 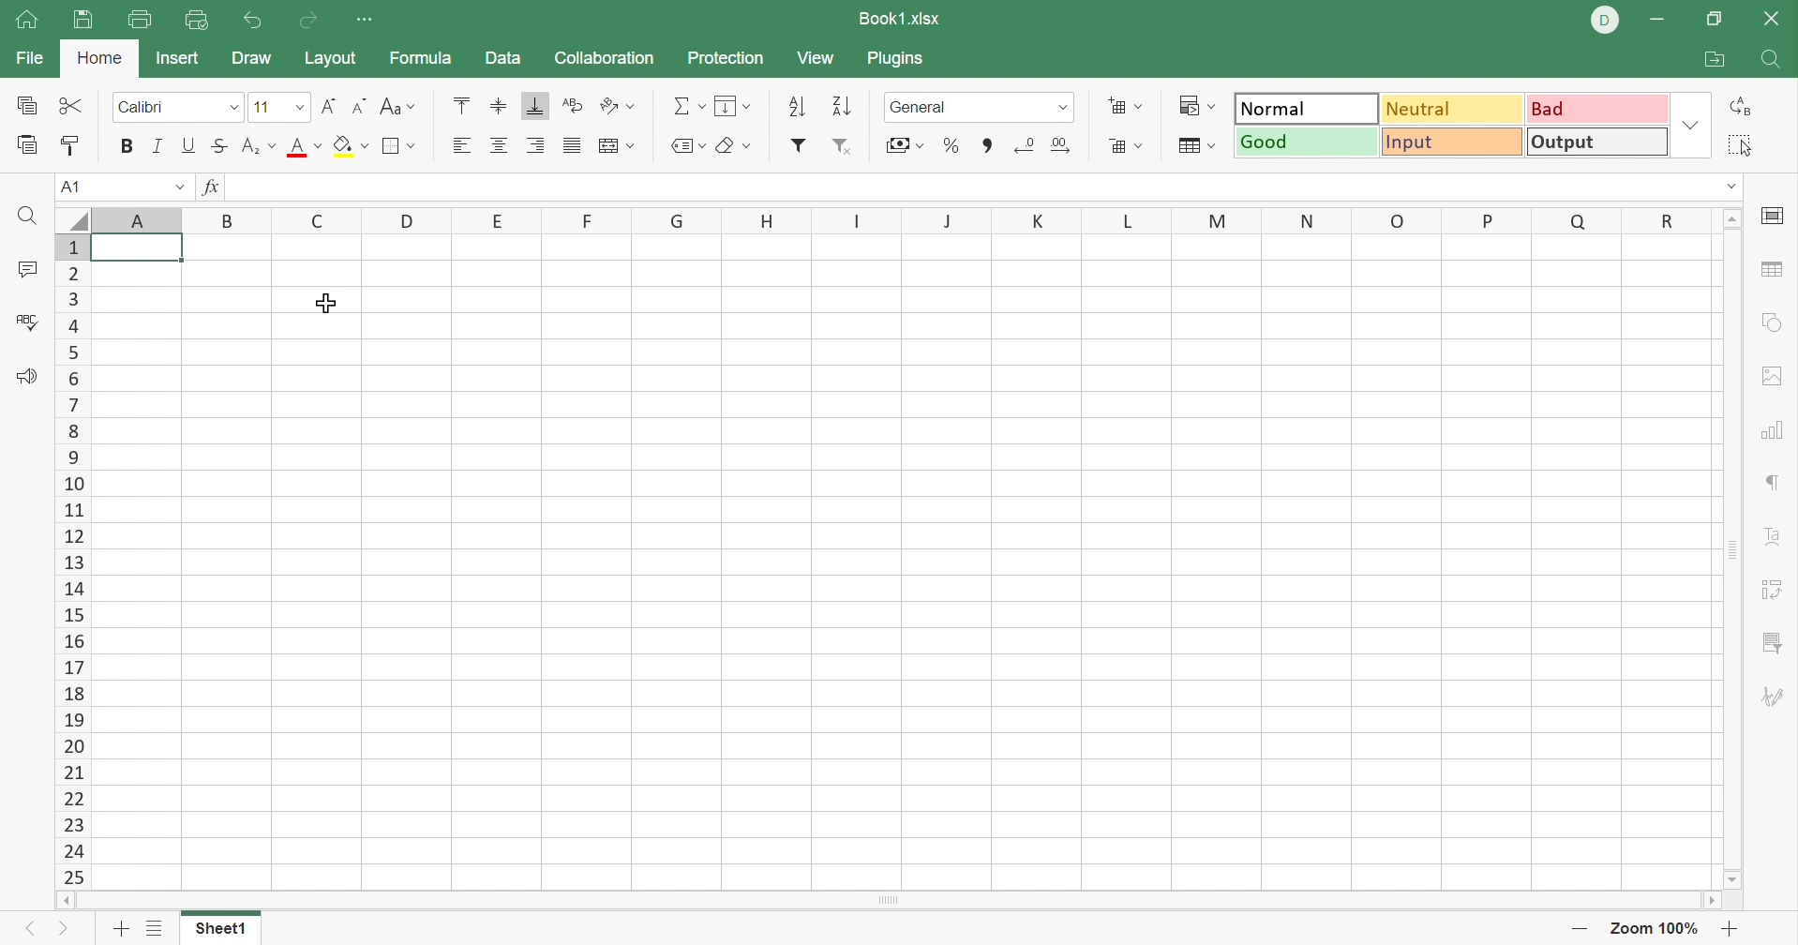 What do you see at coordinates (500, 147) in the screenshot?
I see `Align Center` at bounding box center [500, 147].